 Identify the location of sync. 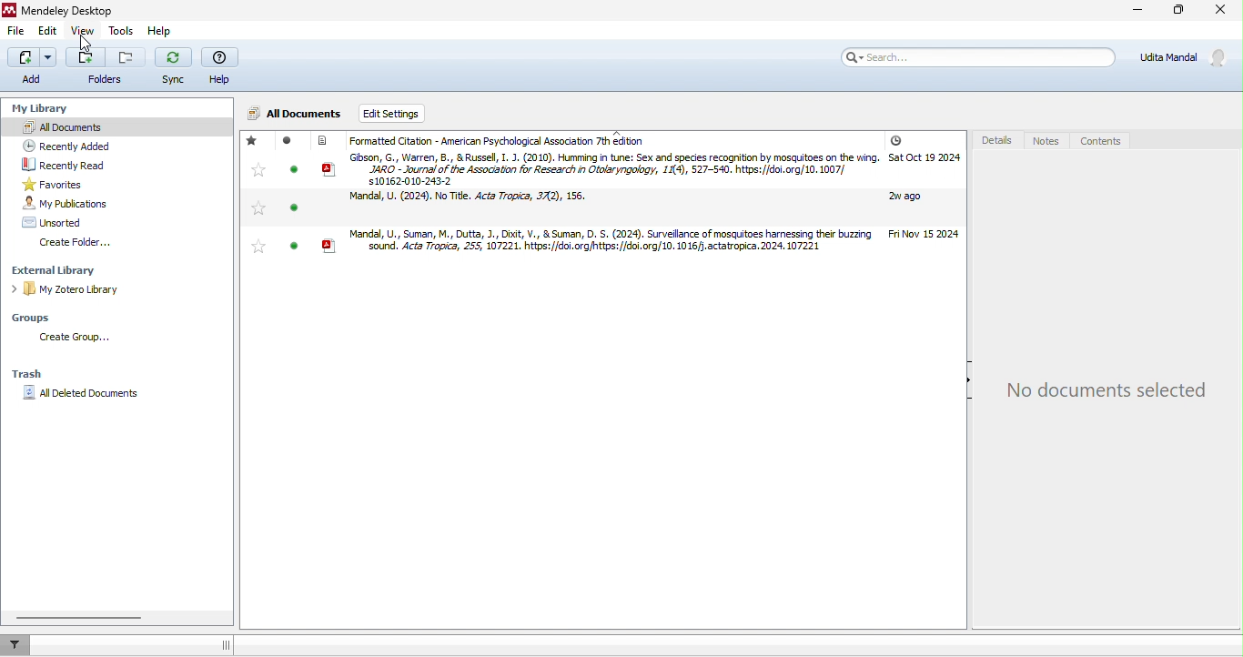
(173, 66).